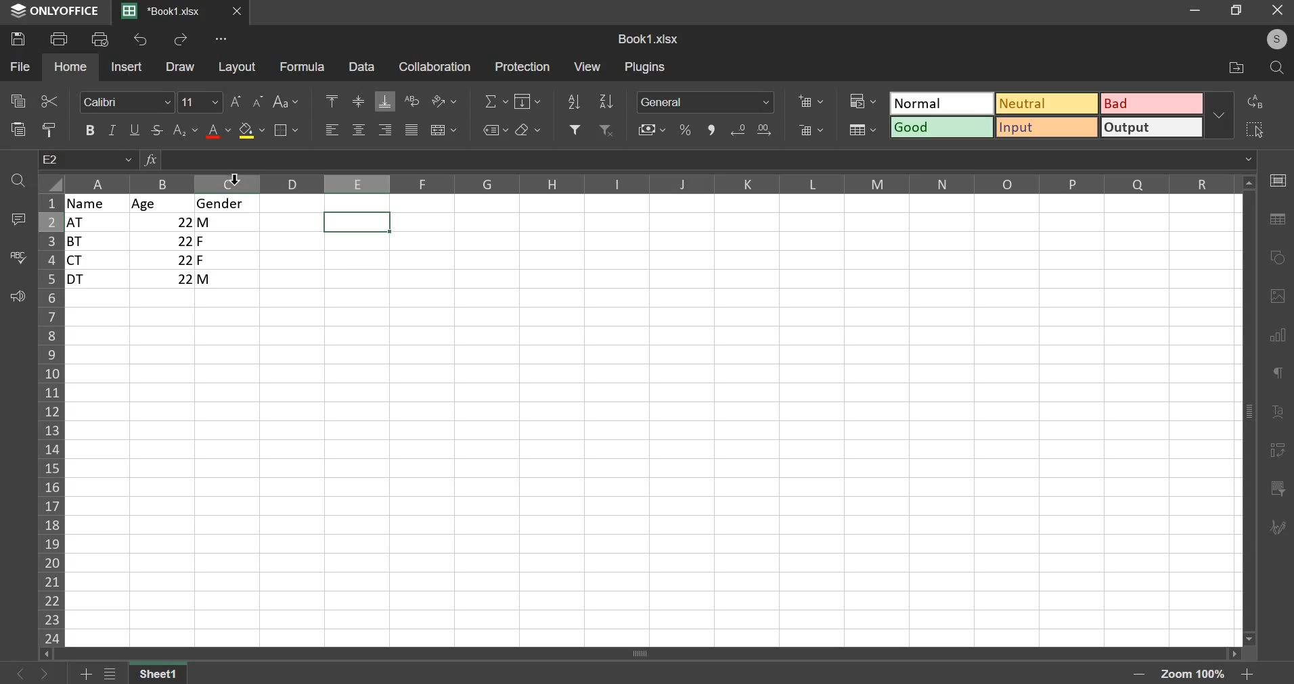 This screenshot has width=1294, height=684. What do you see at coordinates (1257, 126) in the screenshot?
I see `select all` at bounding box center [1257, 126].